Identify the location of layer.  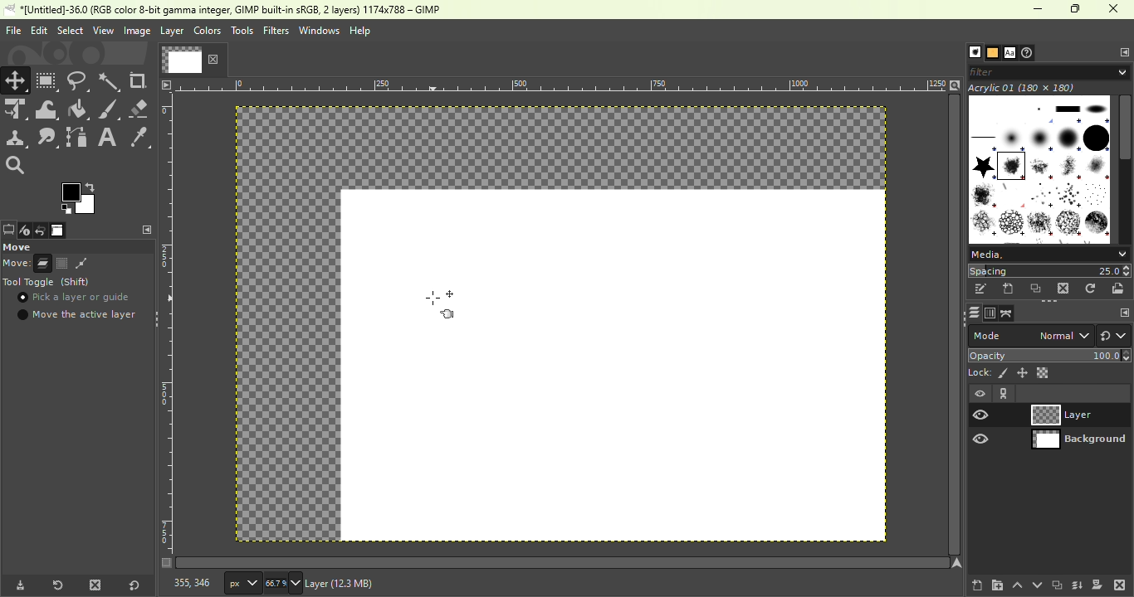
(172, 33).